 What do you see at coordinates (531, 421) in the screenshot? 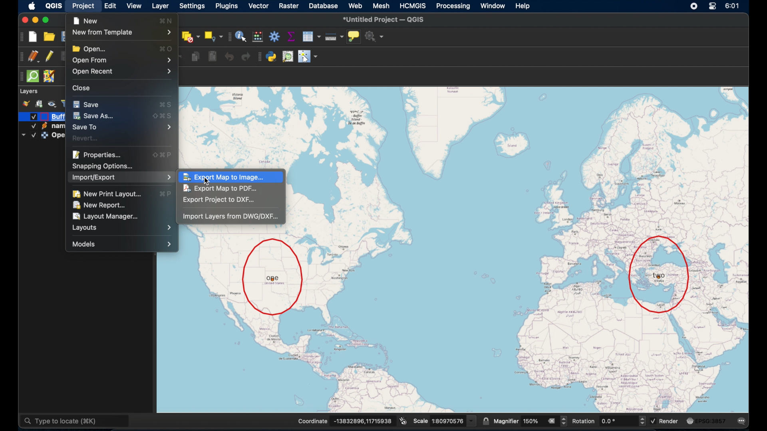
I see `magnifier value` at bounding box center [531, 421].